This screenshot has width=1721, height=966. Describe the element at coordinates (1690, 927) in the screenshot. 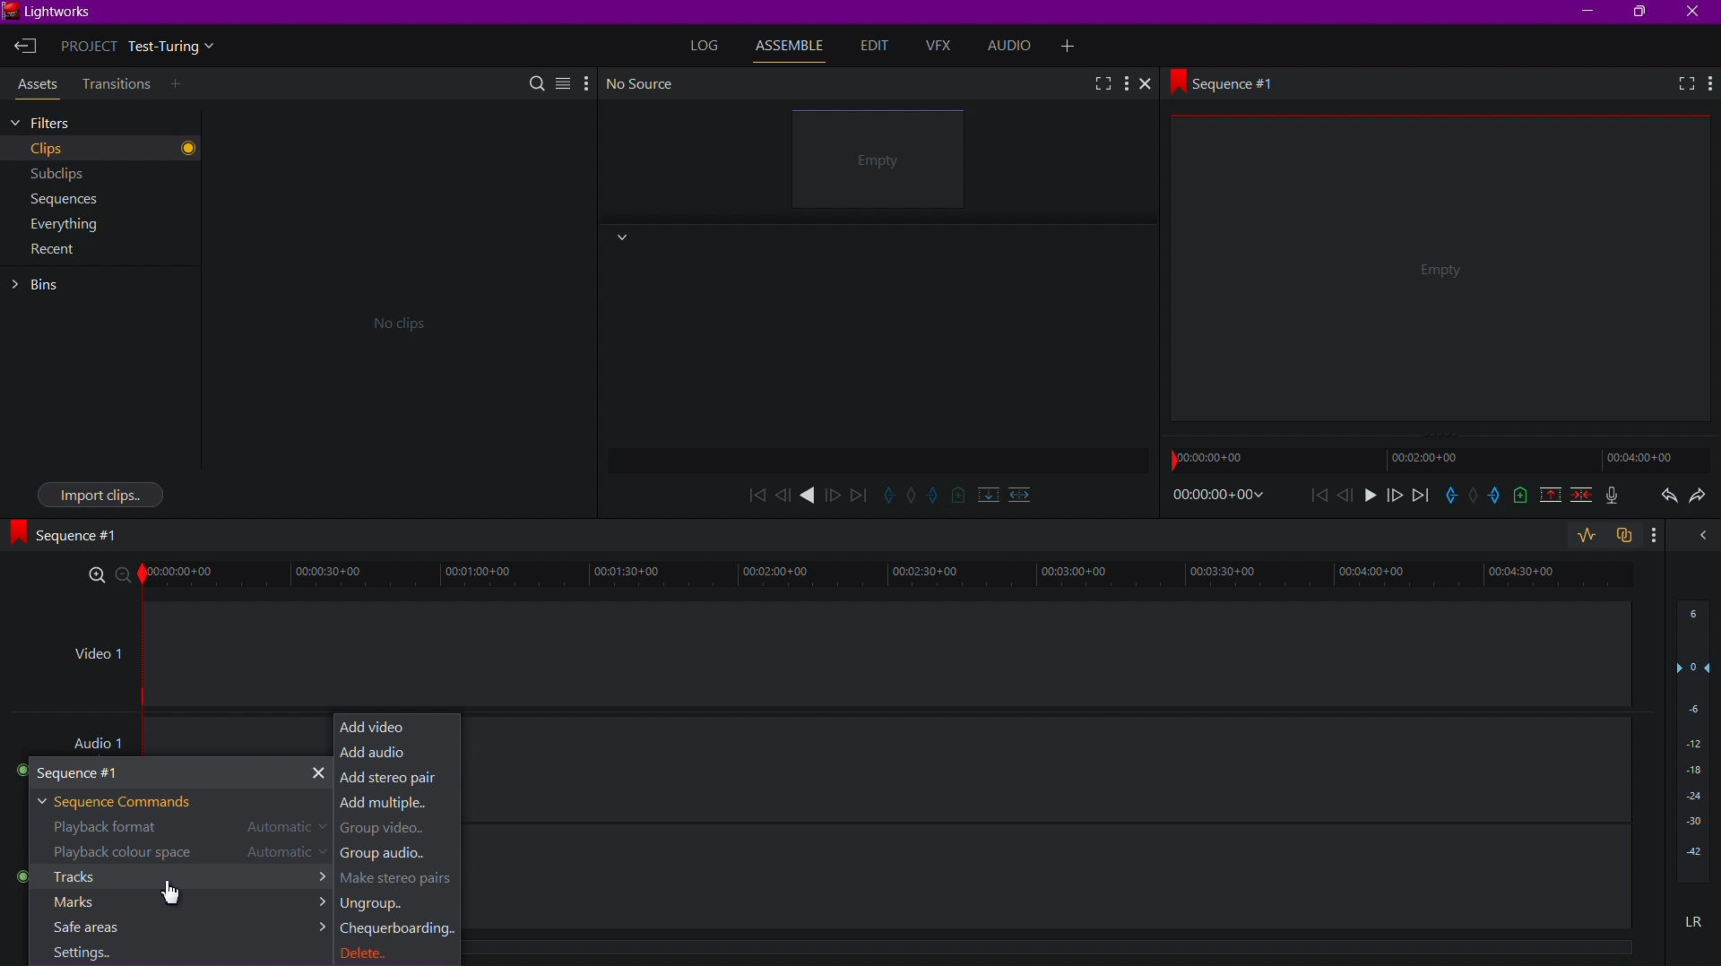

I see `LR` at that location.